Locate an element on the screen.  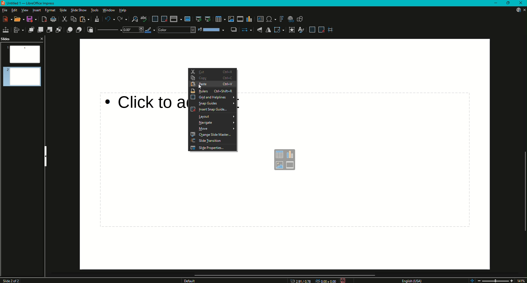
Help is located at coordinates (124, 10).